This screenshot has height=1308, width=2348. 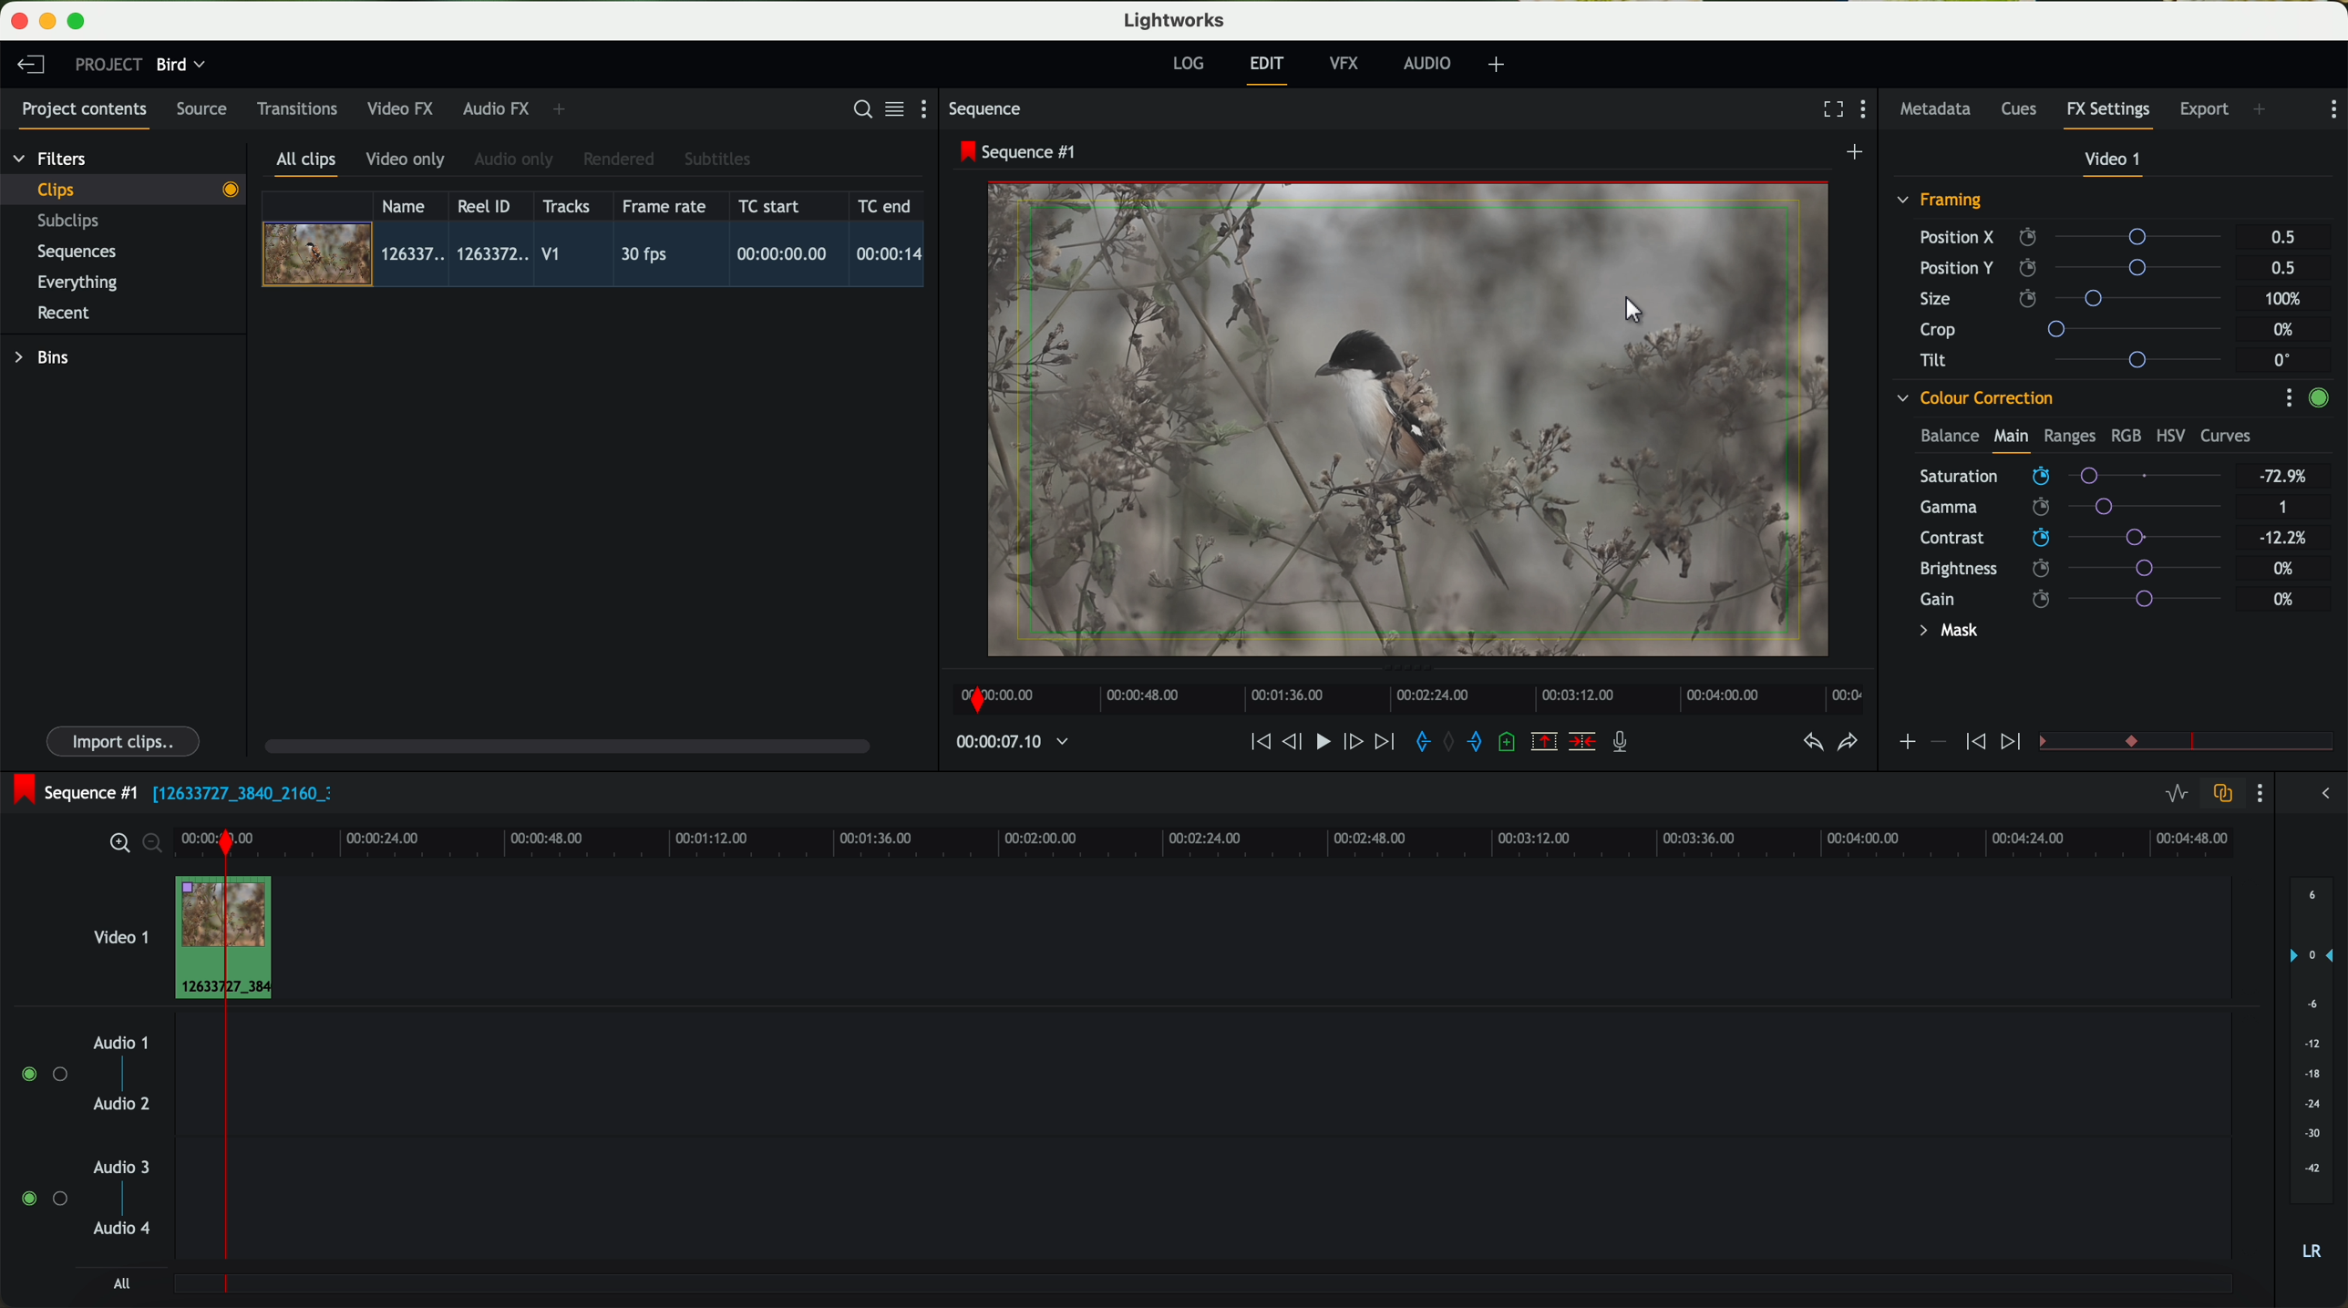 What do you see at coordinates (664, 207) in the screenshot?
I see `frame rate` at bounding box center [664, 207].